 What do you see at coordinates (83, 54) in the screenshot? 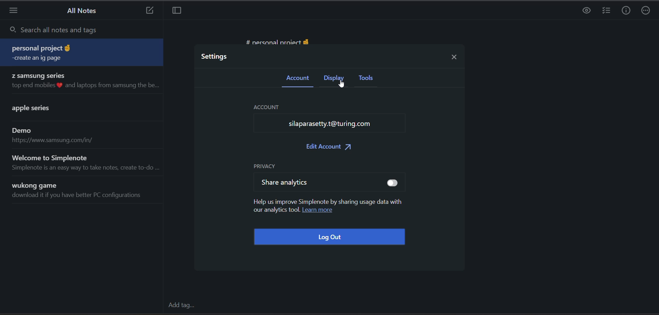
I see `note title and preview` at bounding box center [83, 54].